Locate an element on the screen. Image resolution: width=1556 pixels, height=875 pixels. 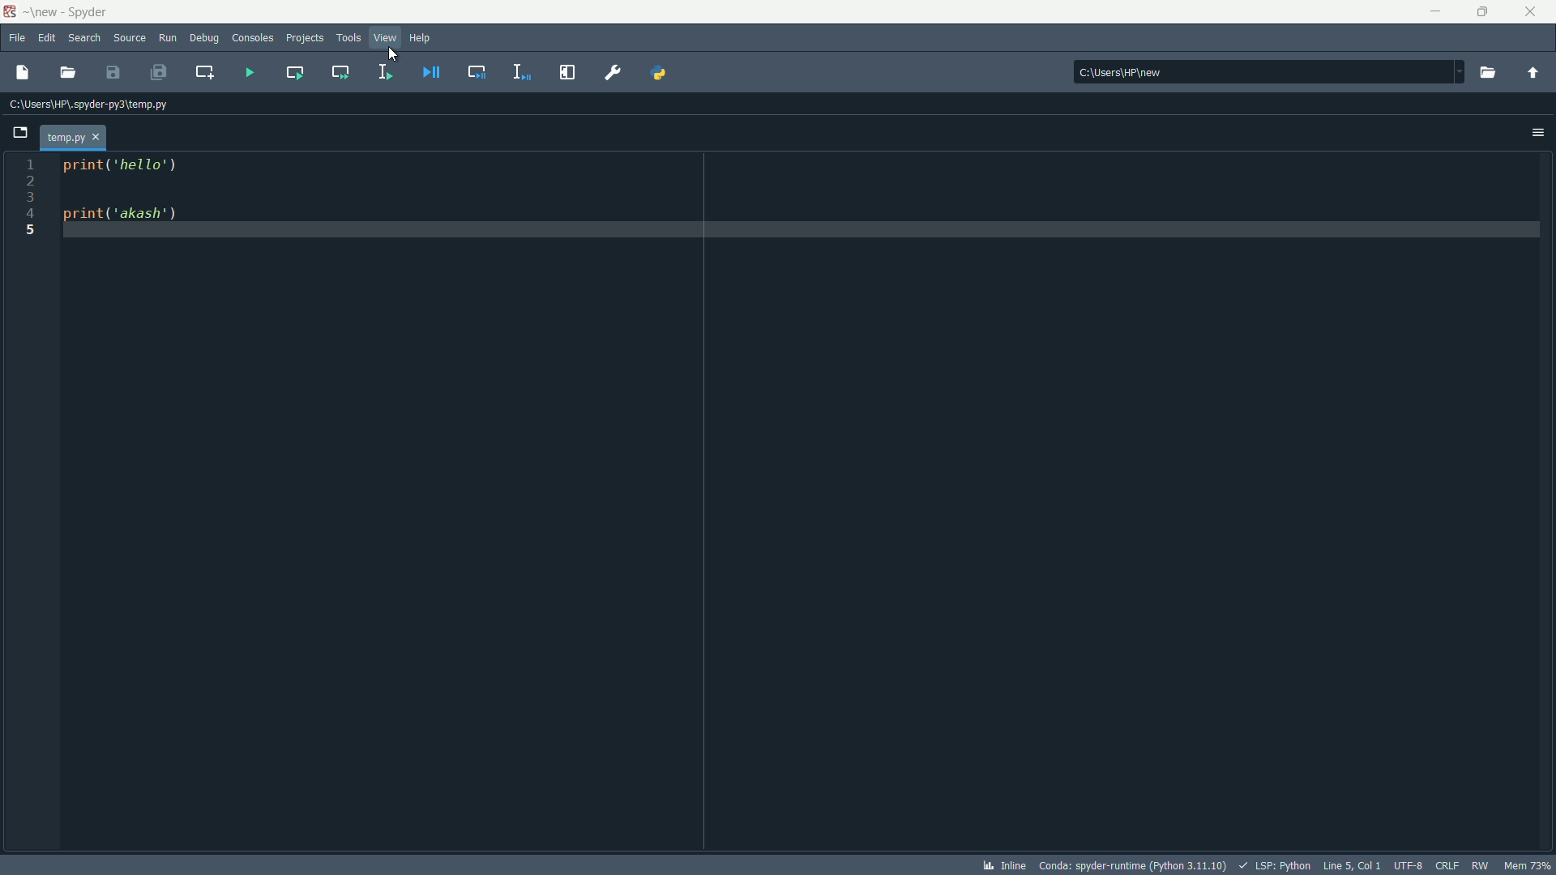
save file is located at coordinates (113, 73).